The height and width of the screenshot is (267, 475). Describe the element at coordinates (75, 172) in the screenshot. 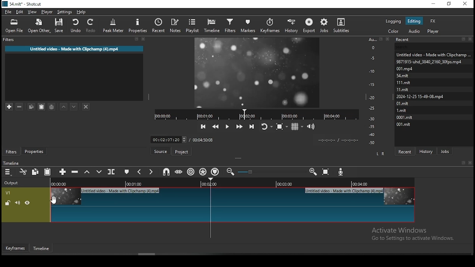

I see `ripple delete` at that location.